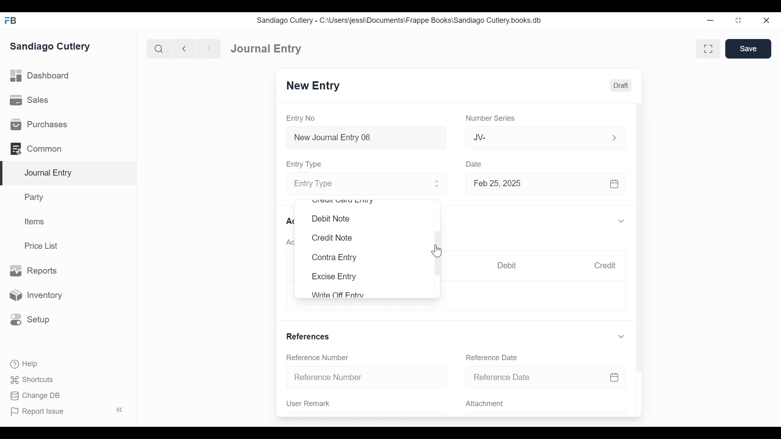 Image resolution: width=781 pixels, height=439 pixels. Describe the element at coordinates (308, 403) in the screenshot. I see `User Remark` at that location.